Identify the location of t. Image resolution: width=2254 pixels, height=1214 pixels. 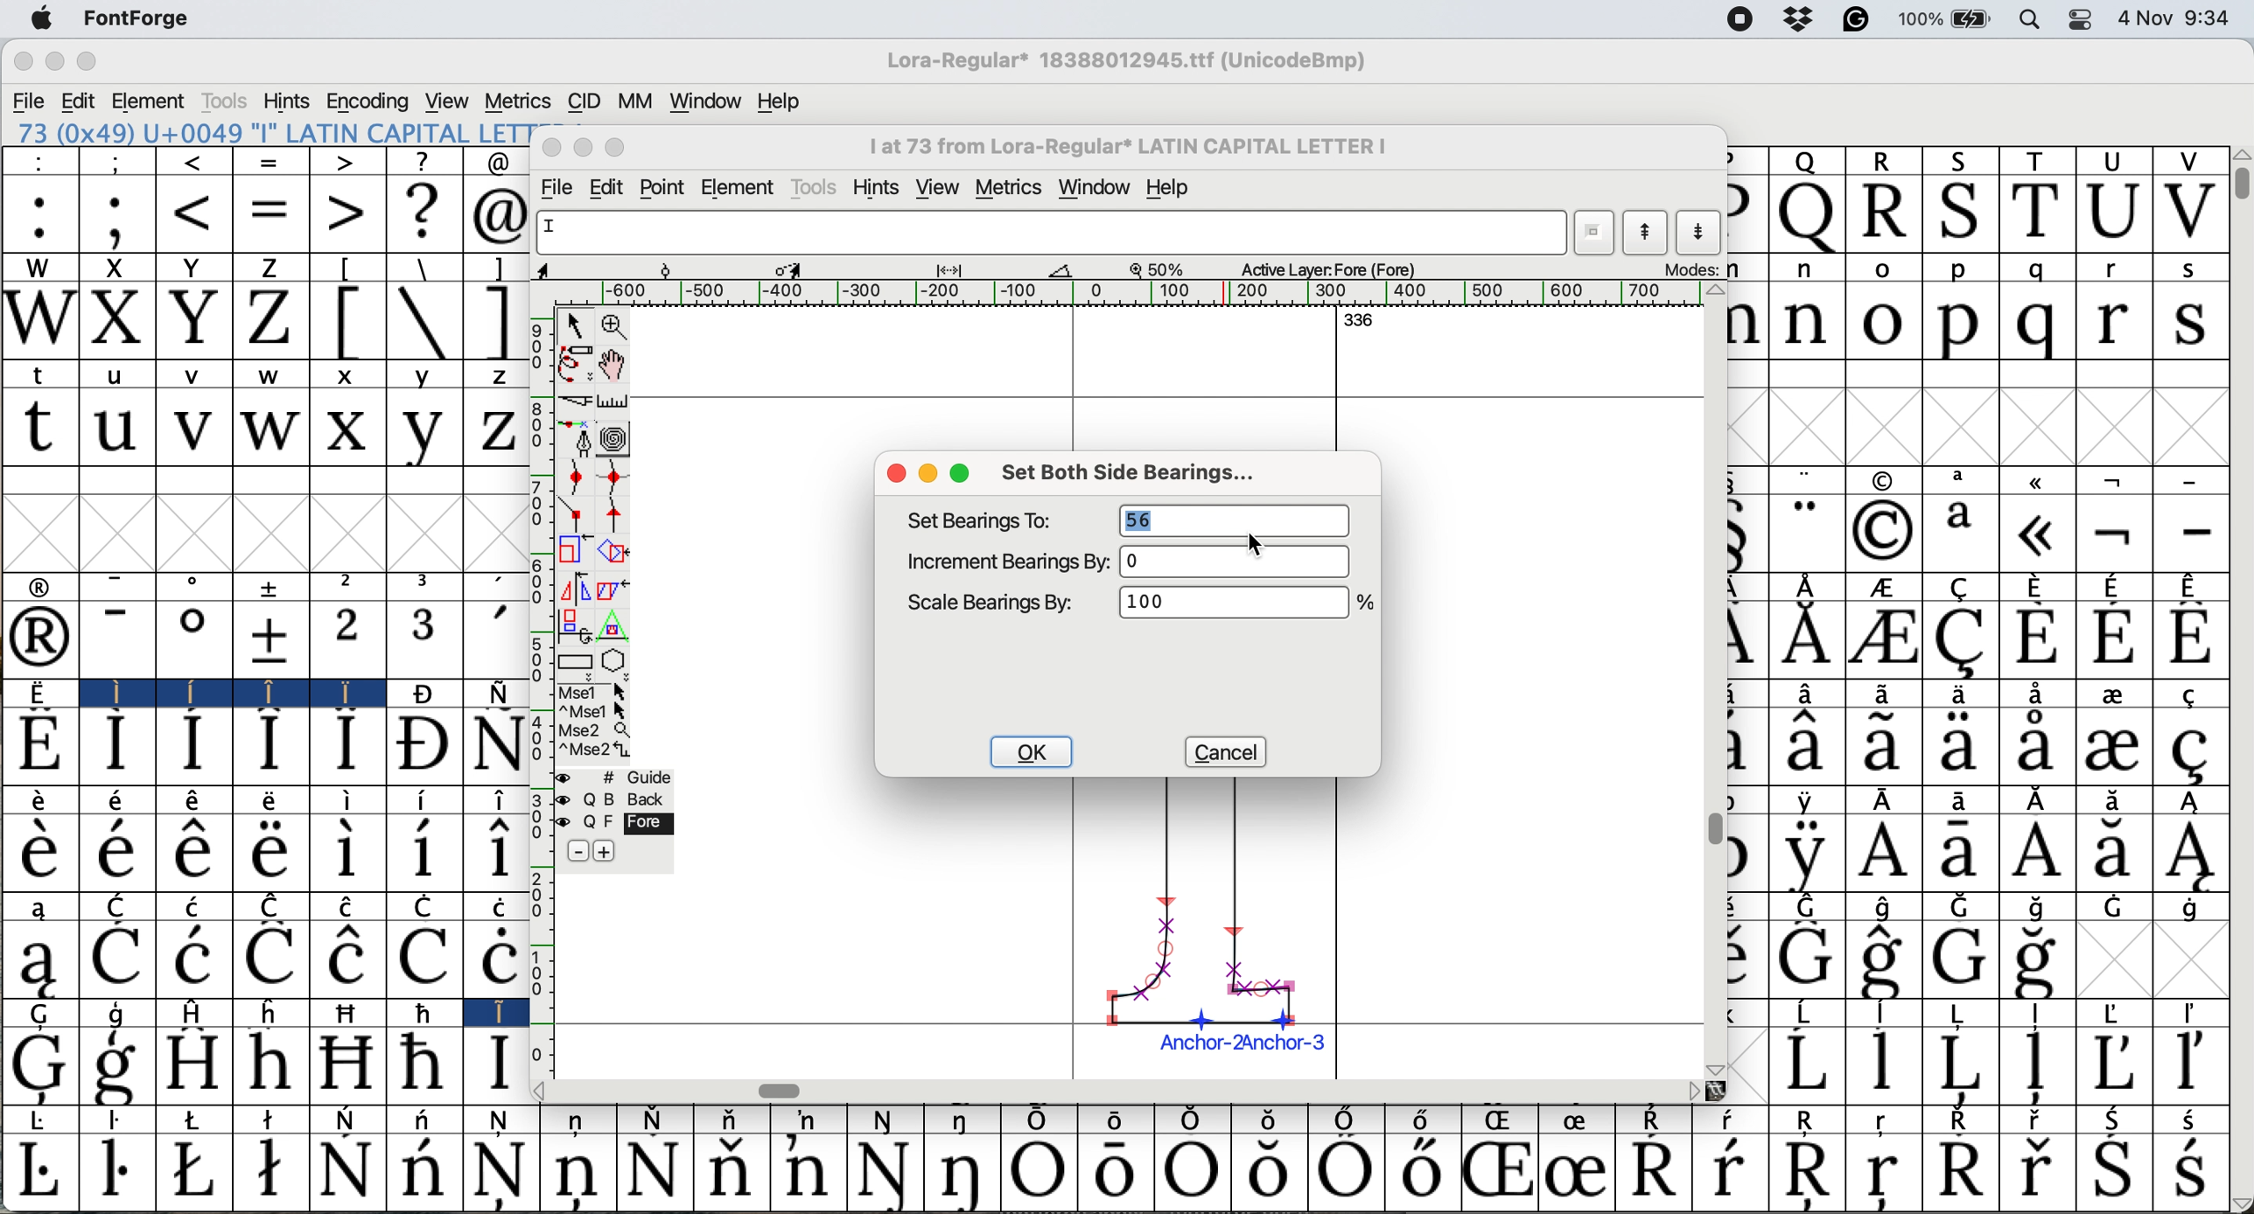
(44, 373).